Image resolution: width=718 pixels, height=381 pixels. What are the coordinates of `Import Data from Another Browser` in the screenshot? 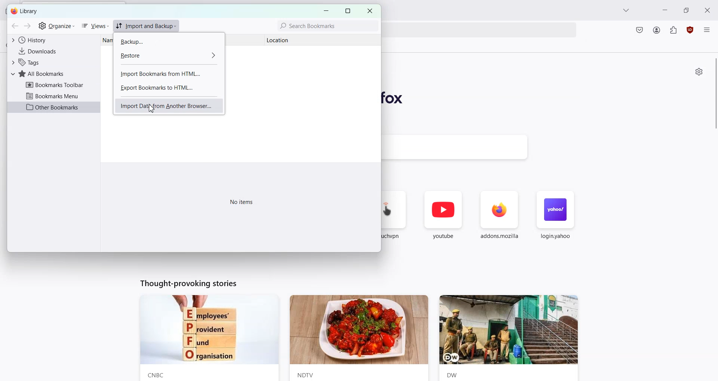 It's located at (169, 106).